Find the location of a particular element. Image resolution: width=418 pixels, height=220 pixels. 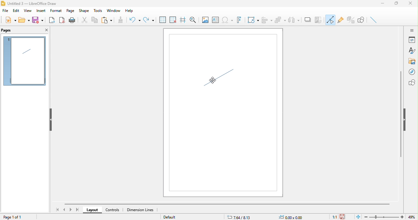

save is located at coordinates (38, 21).